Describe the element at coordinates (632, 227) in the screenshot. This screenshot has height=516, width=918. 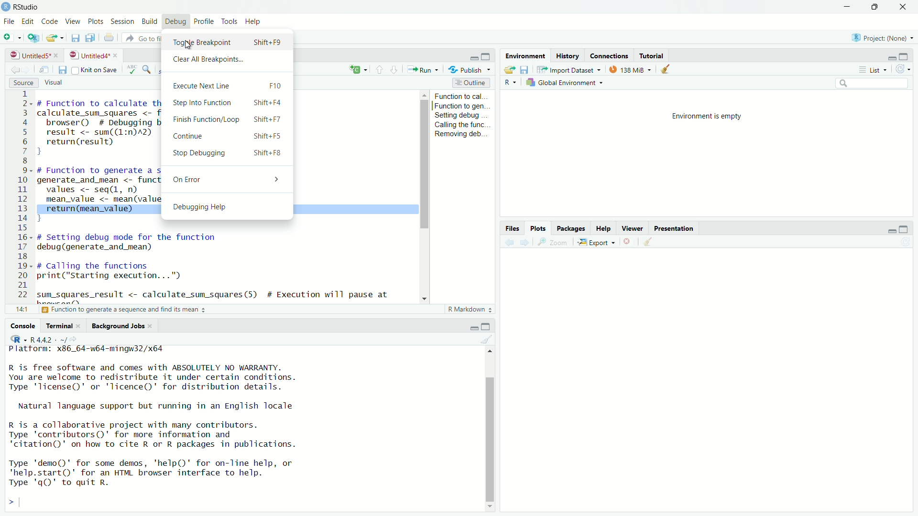
I see `viewer` at that location.